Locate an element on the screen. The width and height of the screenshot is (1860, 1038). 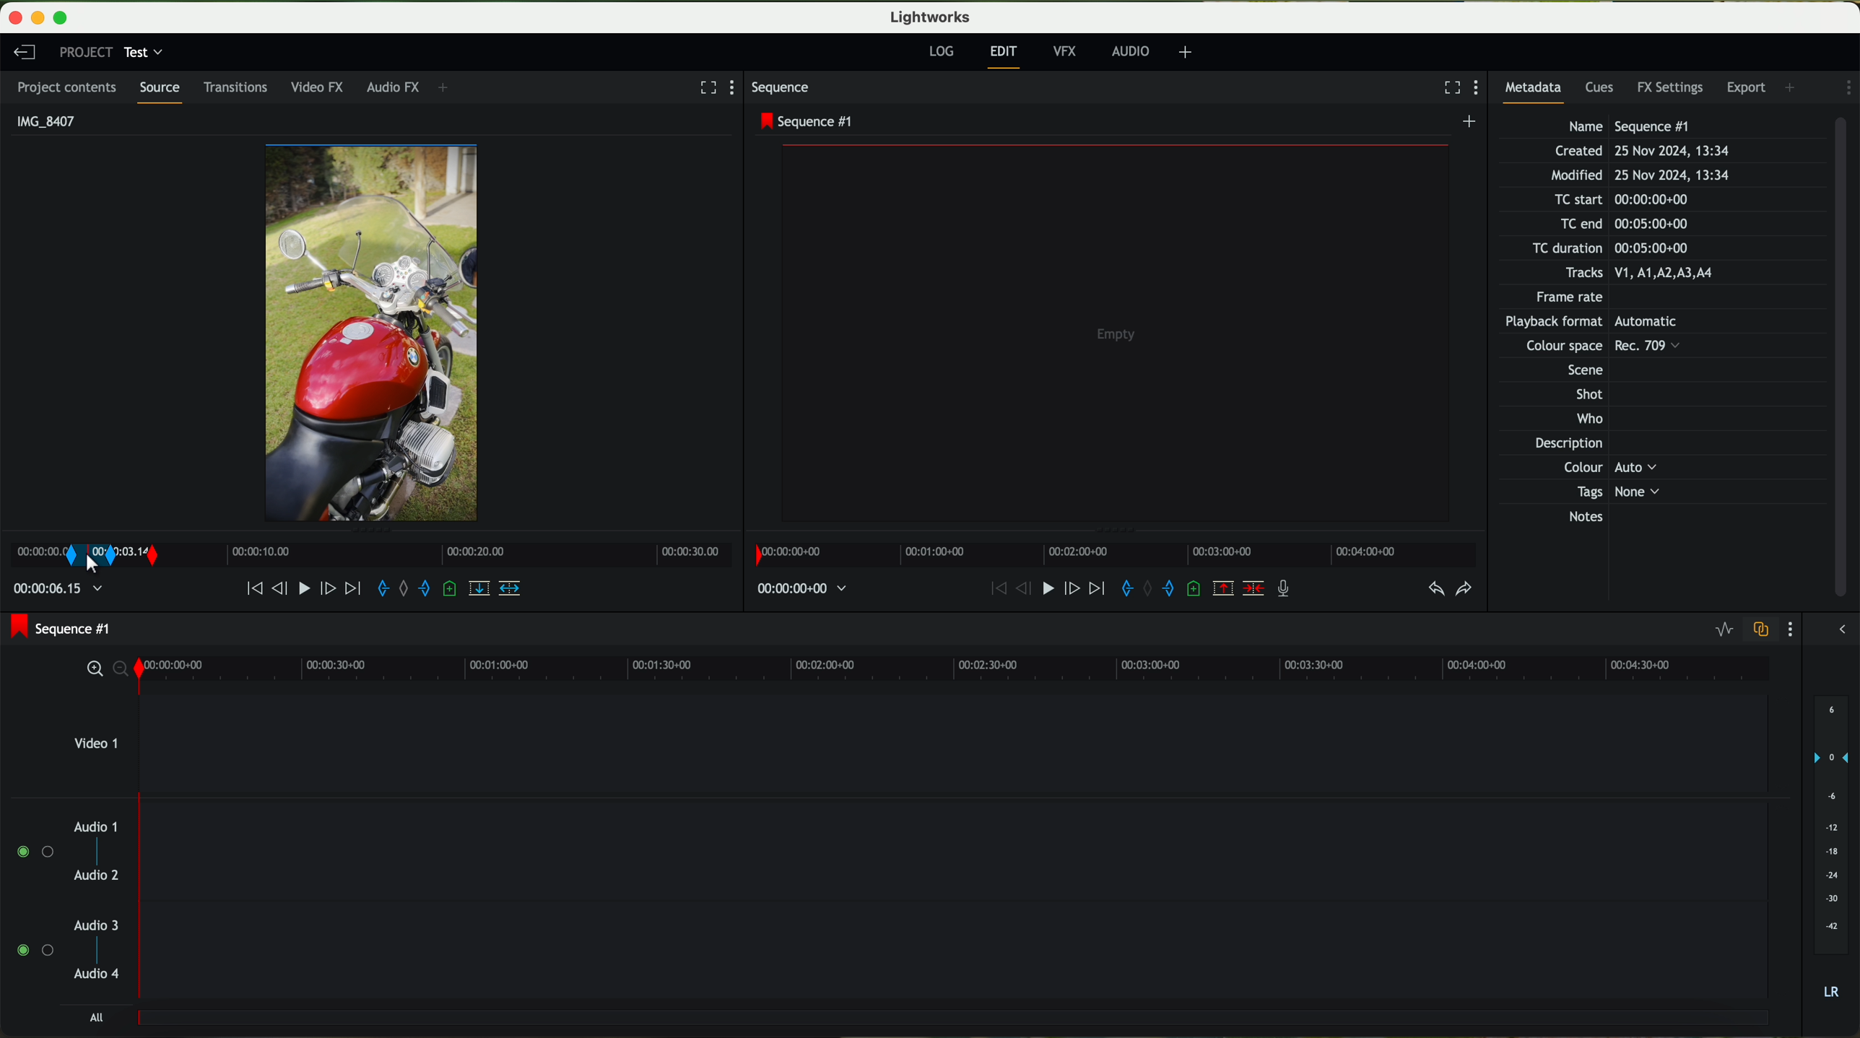
add an in mark is located at coordinates (385, 590).